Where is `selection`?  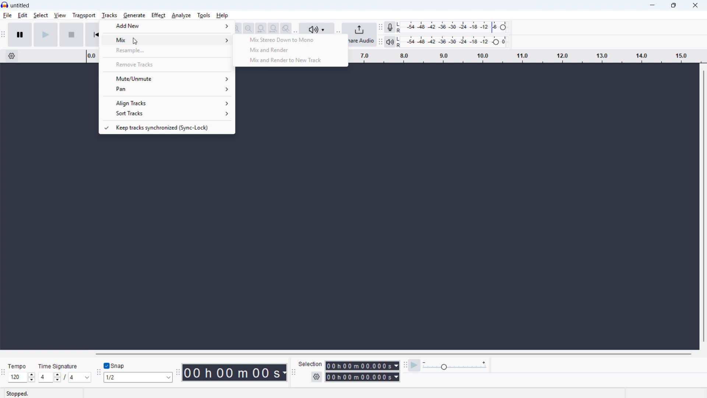
selection is located at coordinates (311, 364).